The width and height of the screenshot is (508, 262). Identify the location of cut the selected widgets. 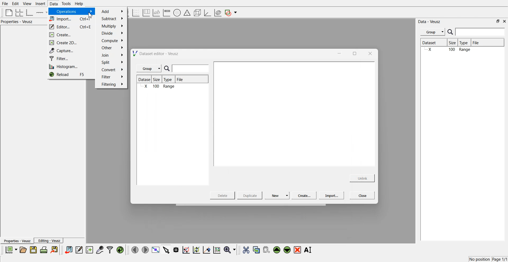
(246, 250).